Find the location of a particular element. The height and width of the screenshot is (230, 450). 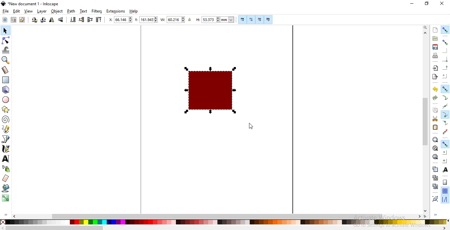

tweak objects by sculpting or painting is located at coordinates (7, 50).